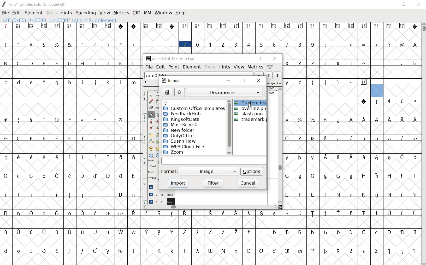 This screenshot has width=426, height=265. What do you see at coordinates (261, 45) in the screenshot?
I see `glyph` at bounding box center [261, 45].